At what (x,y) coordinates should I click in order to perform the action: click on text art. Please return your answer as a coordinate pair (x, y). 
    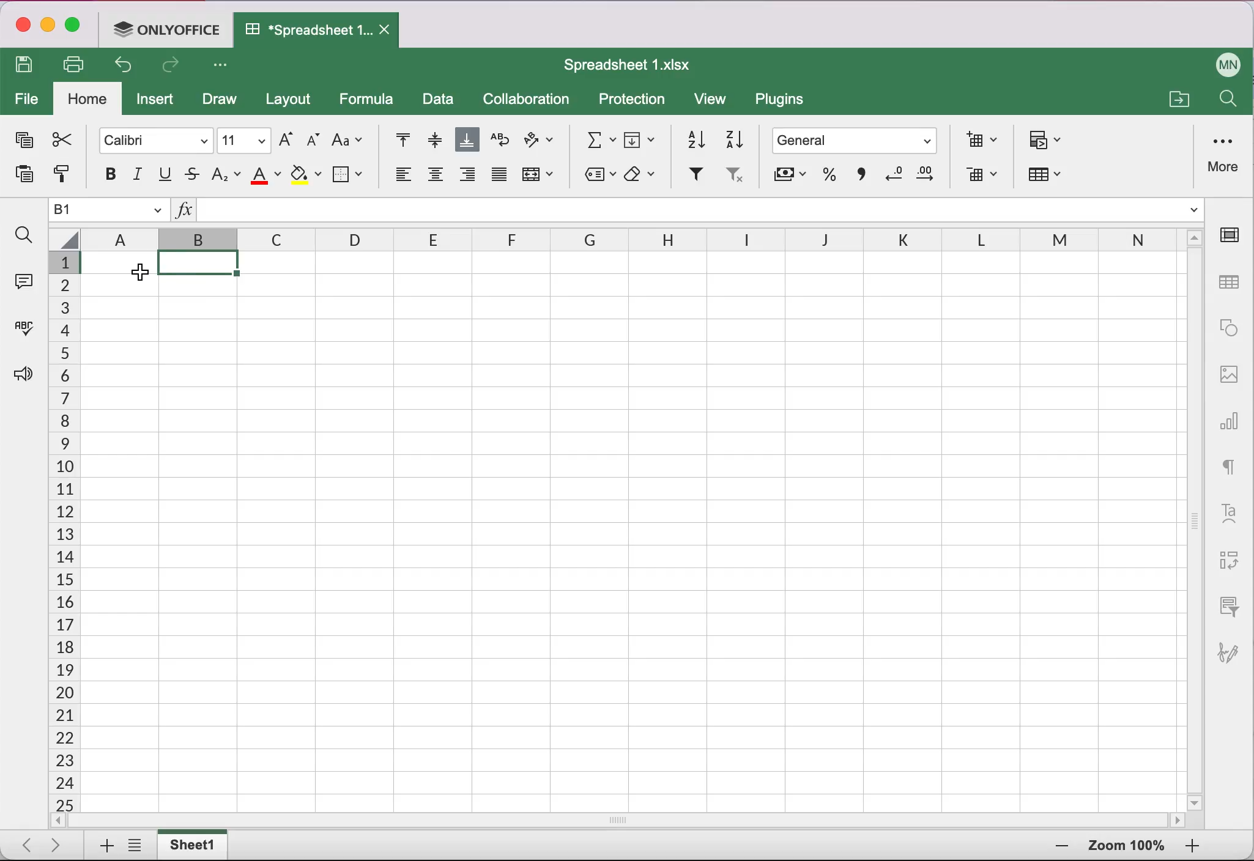
    Looking at the image, I should click on (1229, 512).